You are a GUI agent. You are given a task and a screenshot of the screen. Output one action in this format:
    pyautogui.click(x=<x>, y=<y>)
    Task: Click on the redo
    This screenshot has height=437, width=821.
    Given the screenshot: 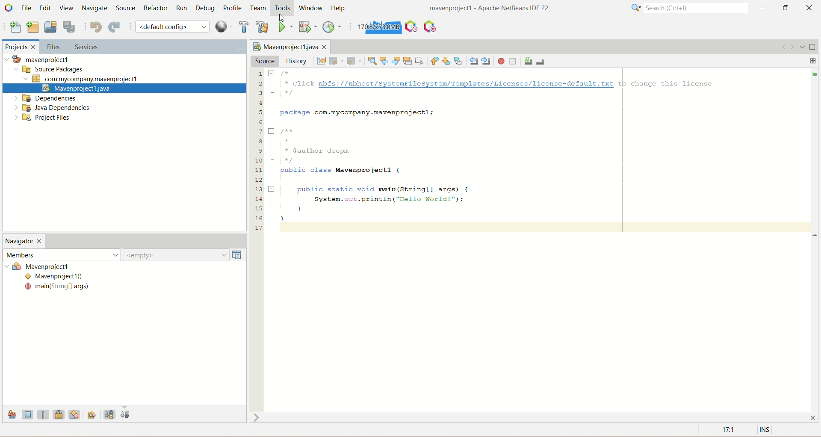 What is the action you would take?
    pyautogui.click(x=116, y=28)
    